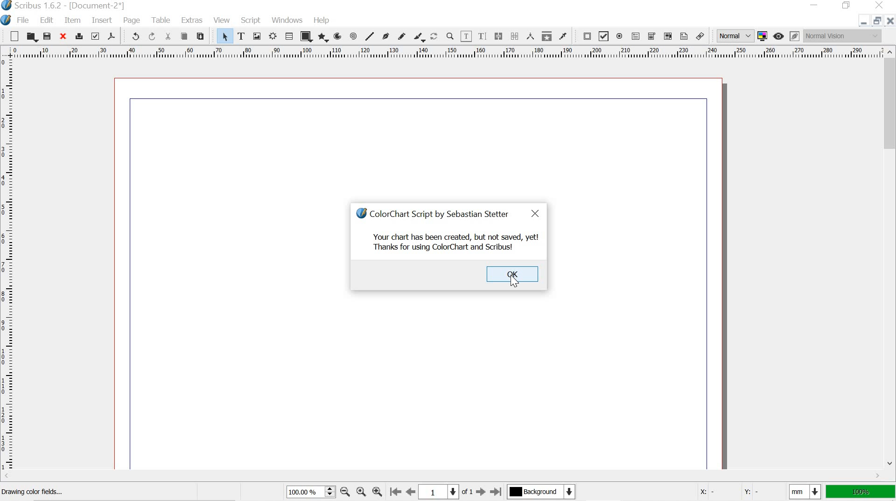 The width and height of the screenshot is (896, 501). Describe the element at coordinates (420, 37) in the screenshot. I see `calligraphic line` at that location.